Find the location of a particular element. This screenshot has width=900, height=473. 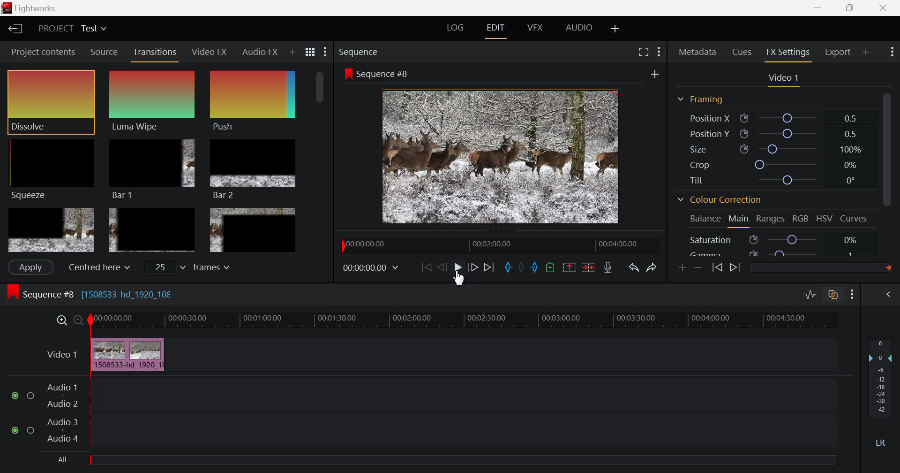

In mark is located at coordinates (507, 268).